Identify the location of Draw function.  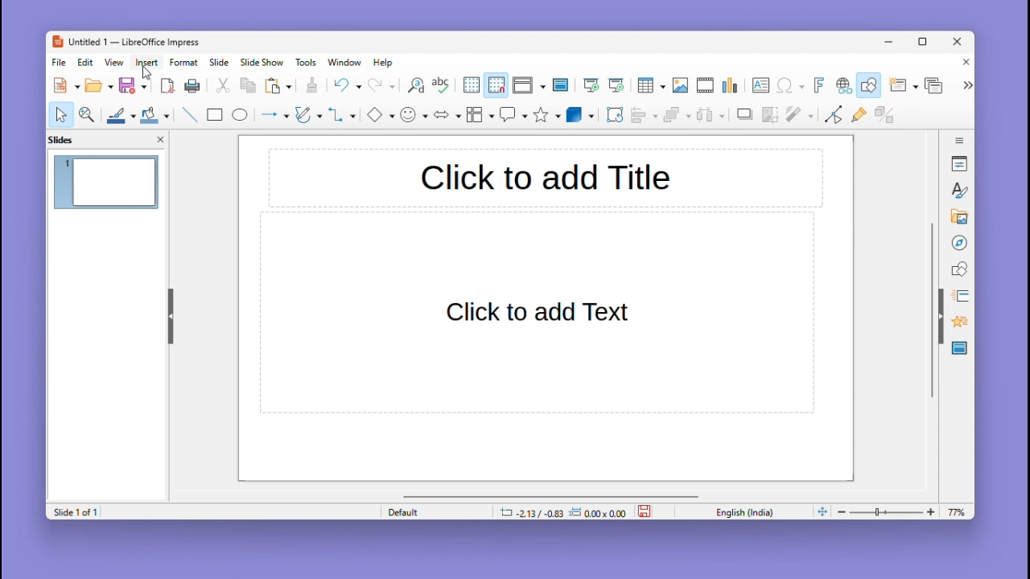
(871, 85).